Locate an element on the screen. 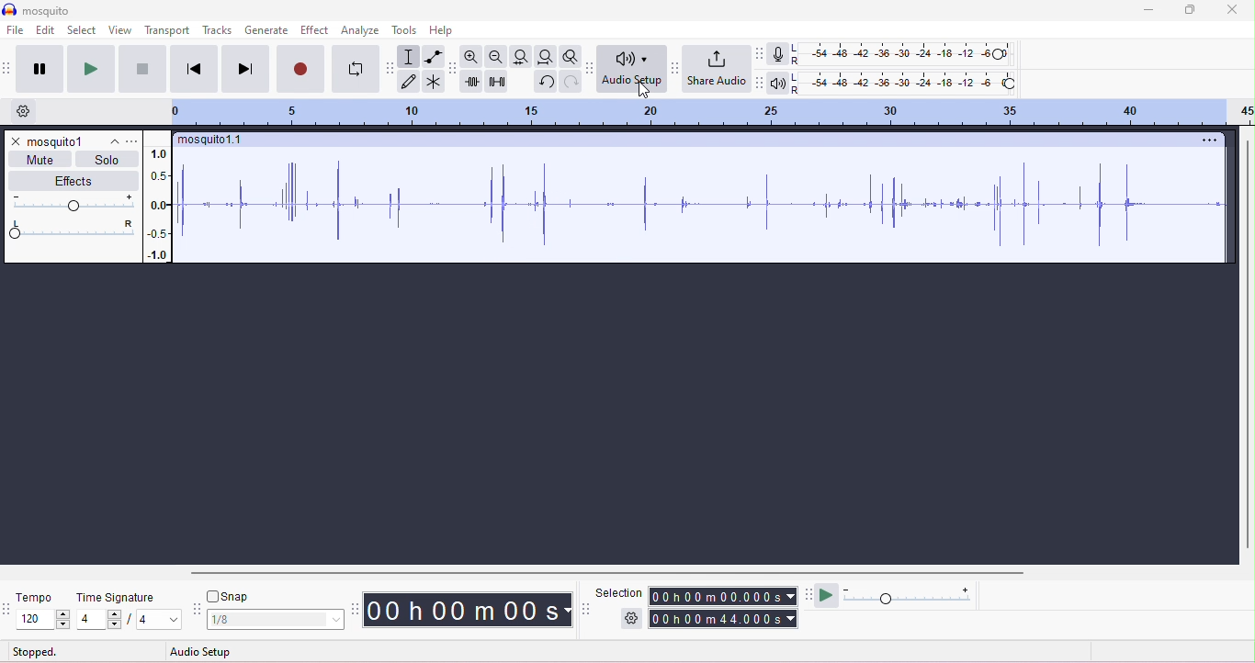 The width and height of the screenshot is (1255, 663). selection time is located at coordinates (725, 596).